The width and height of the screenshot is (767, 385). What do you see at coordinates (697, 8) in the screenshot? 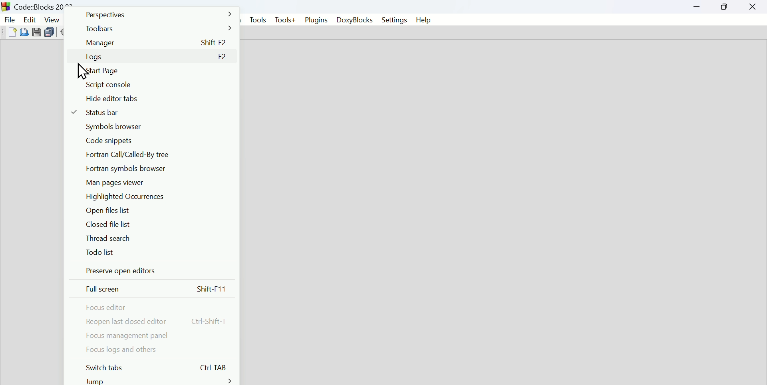
I see `minimize` at bounding box center [697, 8].